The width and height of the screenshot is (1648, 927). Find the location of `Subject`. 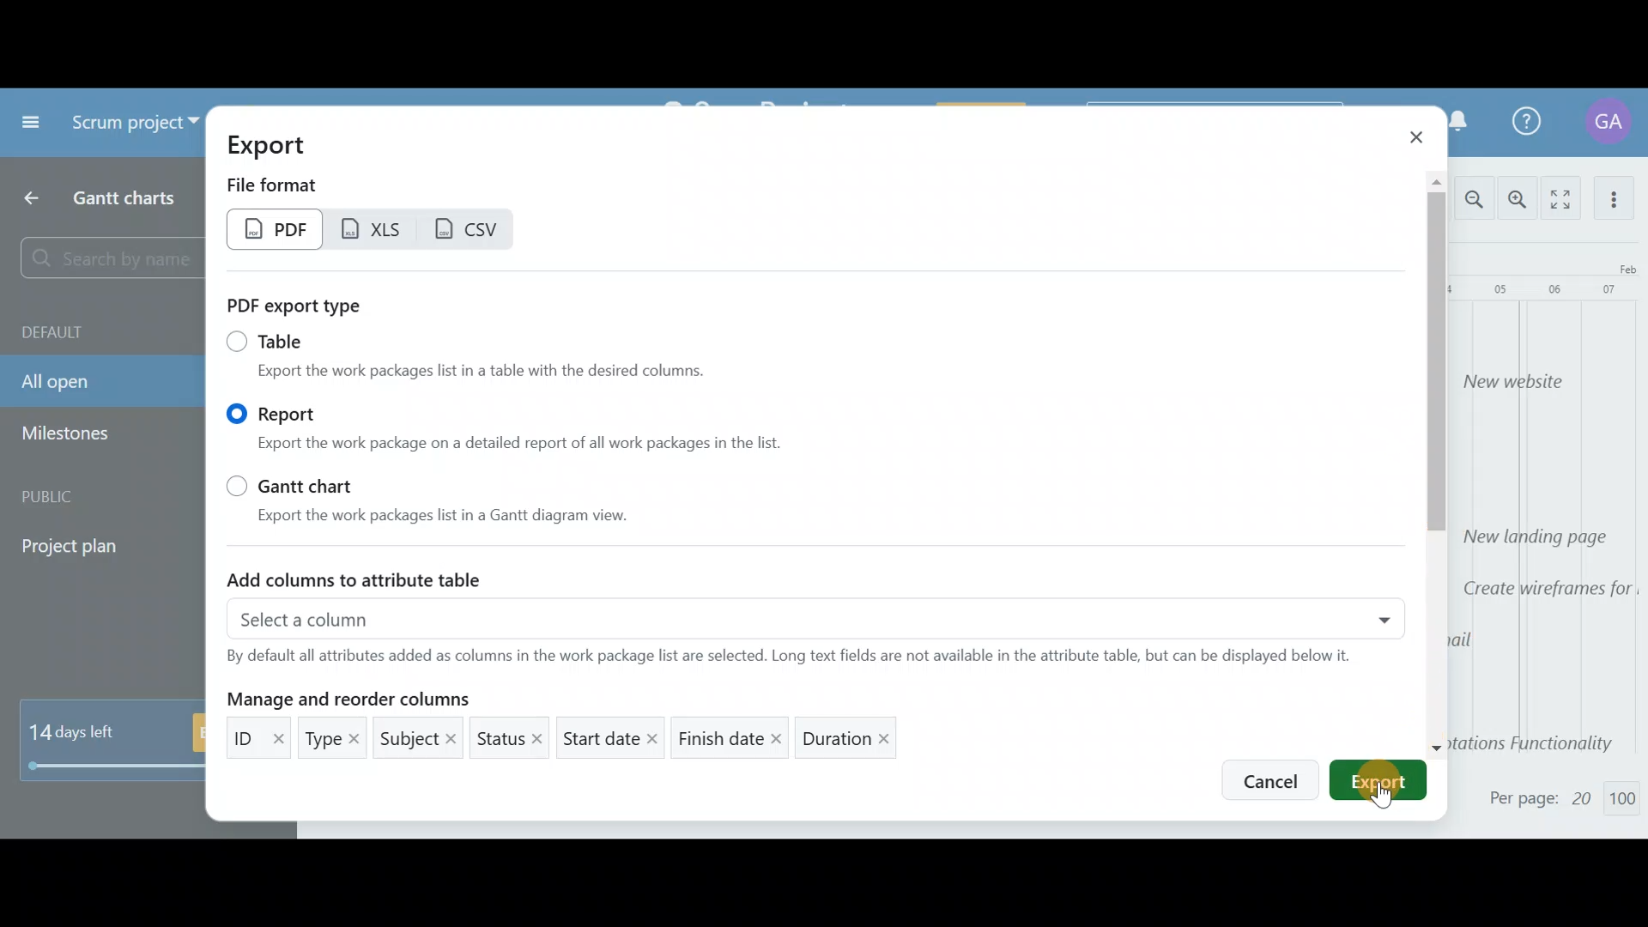

Subject is located at coordinates (417, 736).